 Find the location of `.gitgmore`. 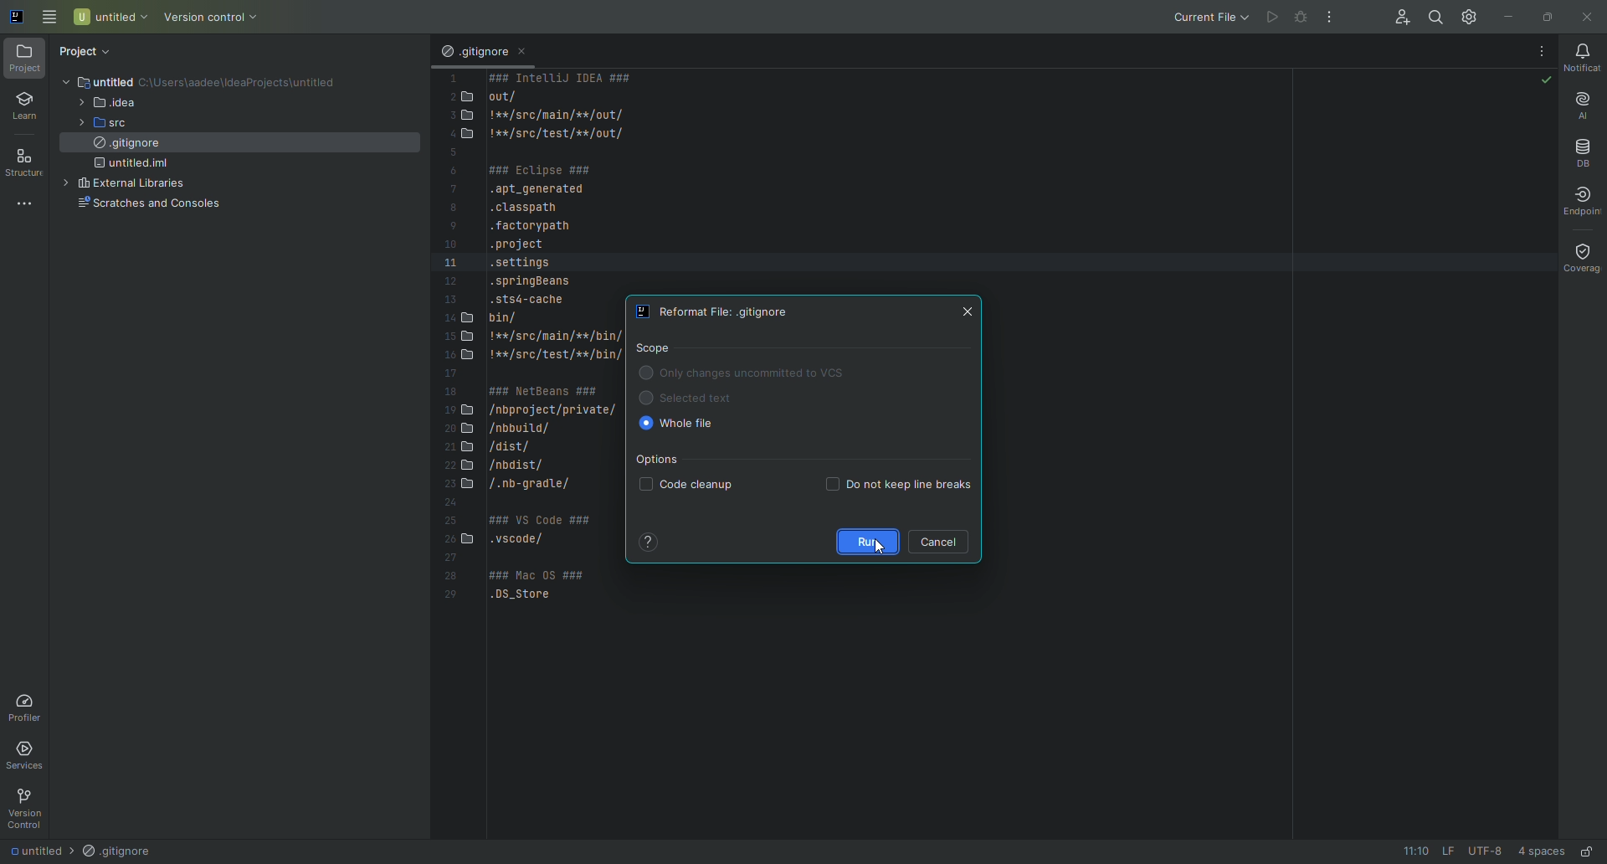

.gitgmore is located at coordinates (118, 851).